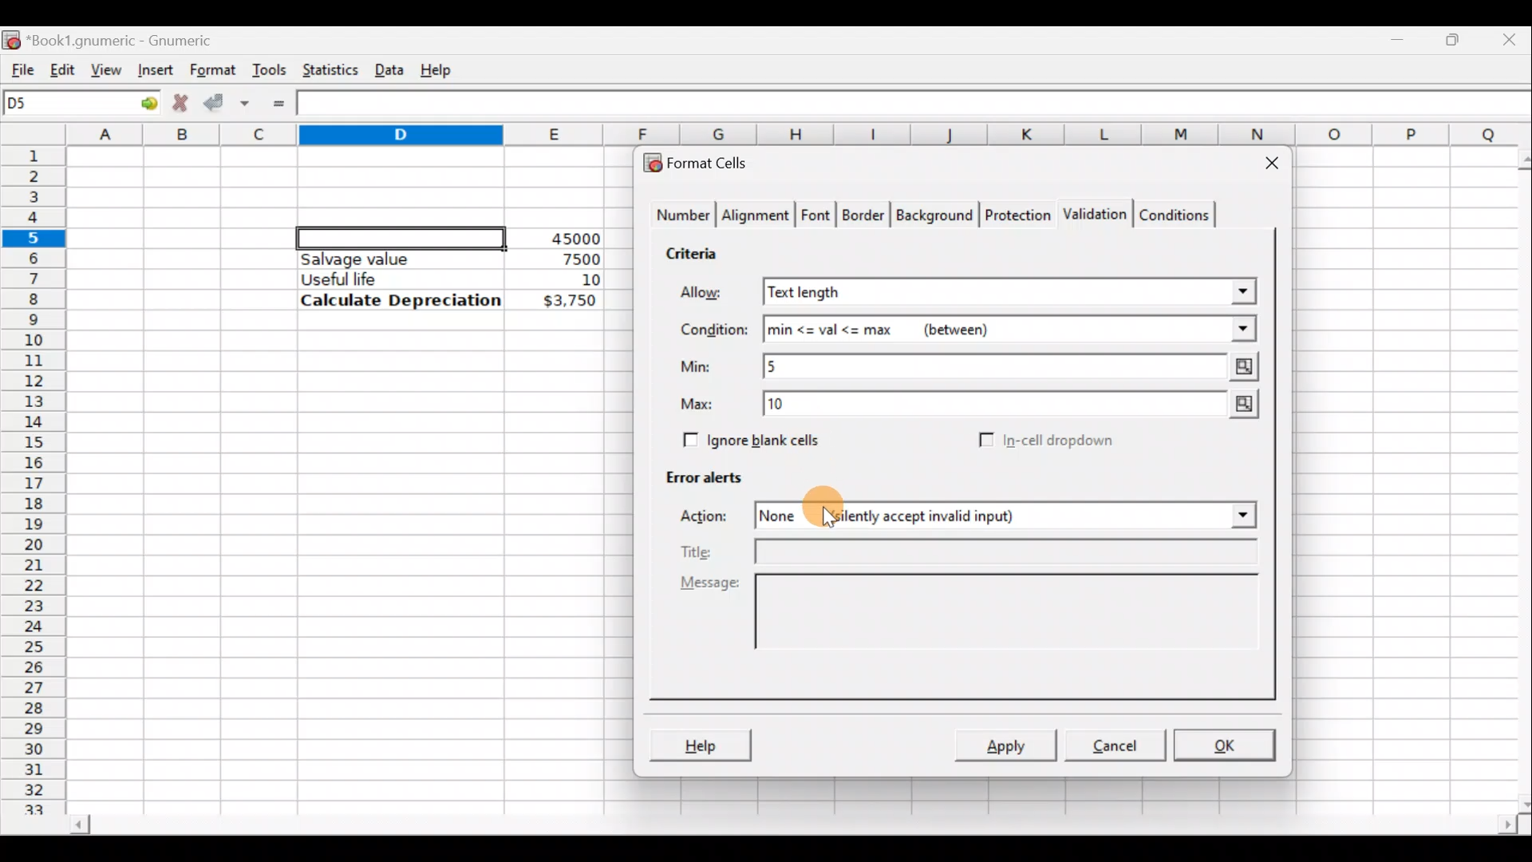 Image resolution: width=1532 pixels, height=862 pixels. I want to click on Protection, so click(1014, 217).